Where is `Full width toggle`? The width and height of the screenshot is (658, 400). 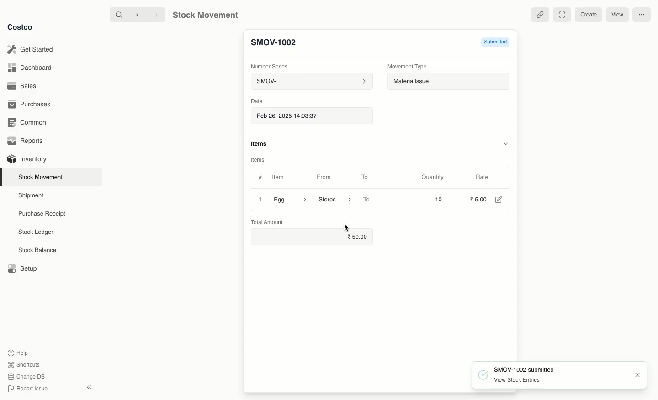
Full width toggle is located at coordinates (562, 15).